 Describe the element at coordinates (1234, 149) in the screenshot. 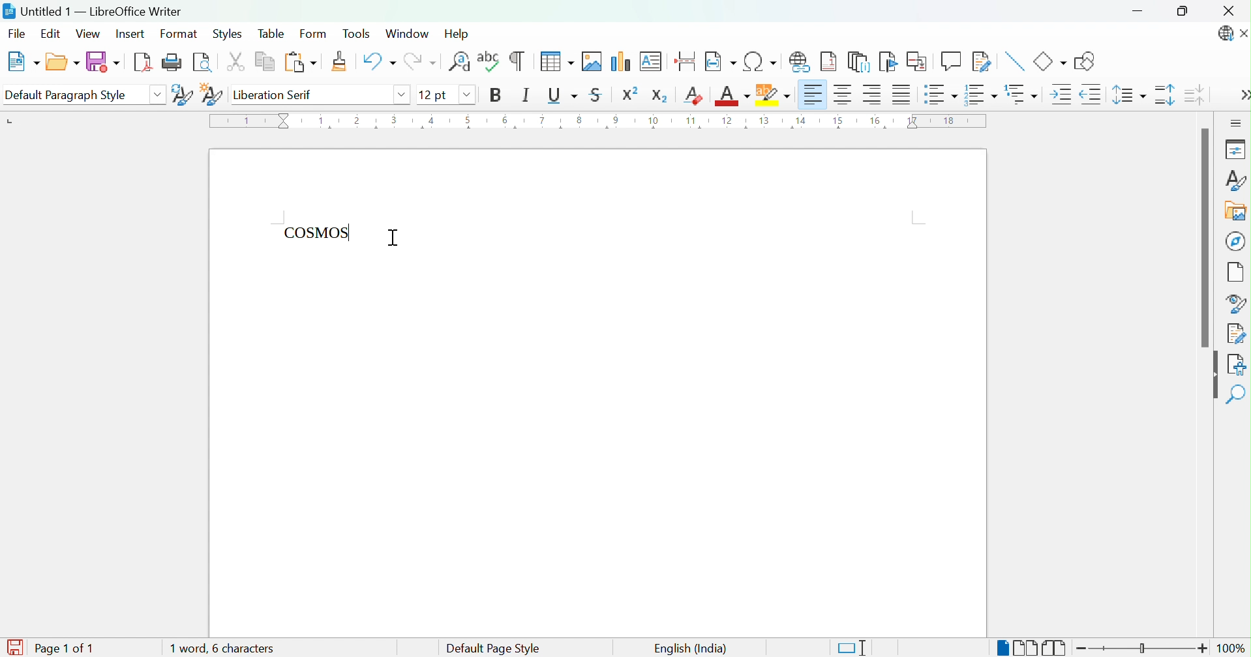

I see `Properties` at that location.